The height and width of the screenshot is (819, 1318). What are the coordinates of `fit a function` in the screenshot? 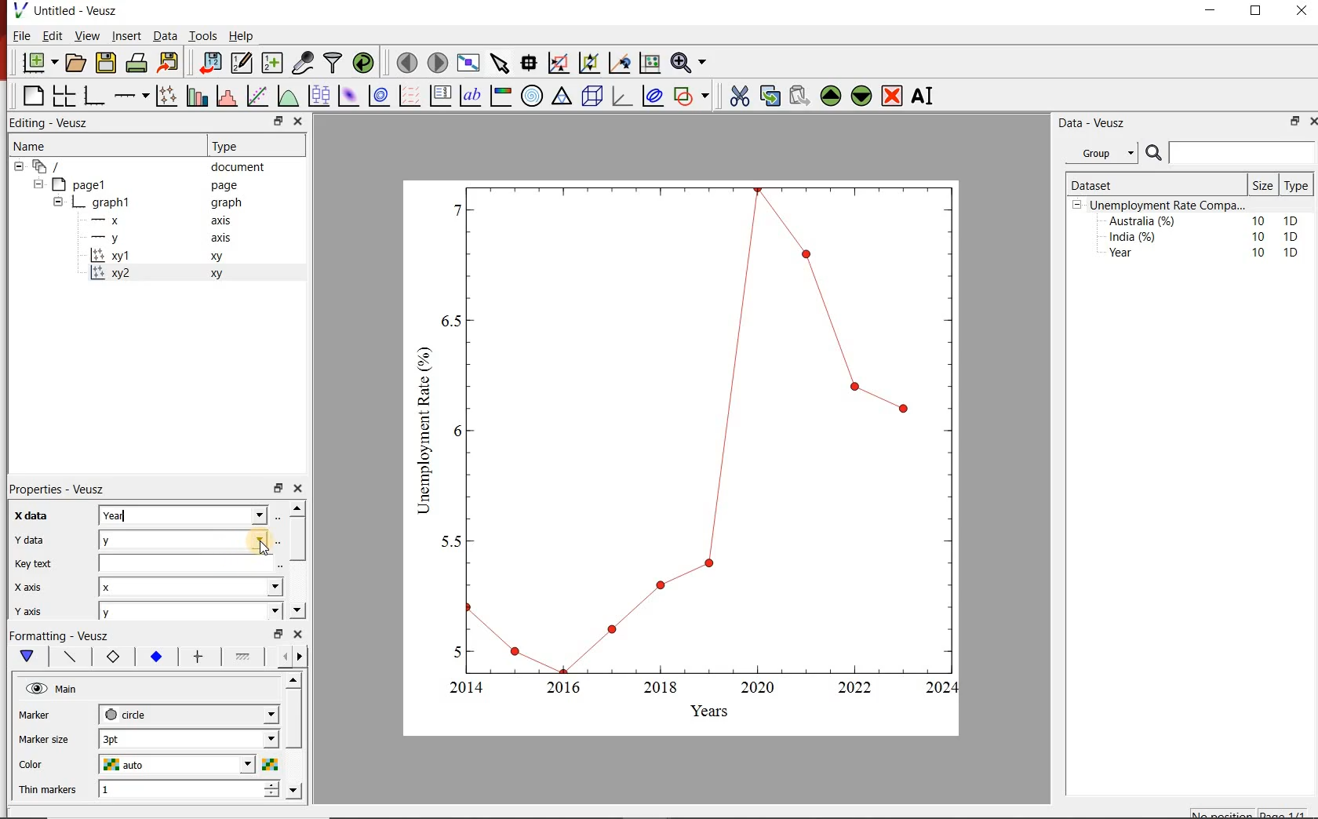 It's located at (257, 96).